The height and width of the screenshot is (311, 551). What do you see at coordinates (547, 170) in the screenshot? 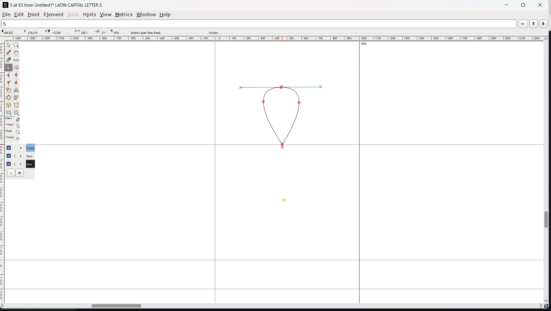
I see `vertical scrollbar` at bounding box center [547, 170].